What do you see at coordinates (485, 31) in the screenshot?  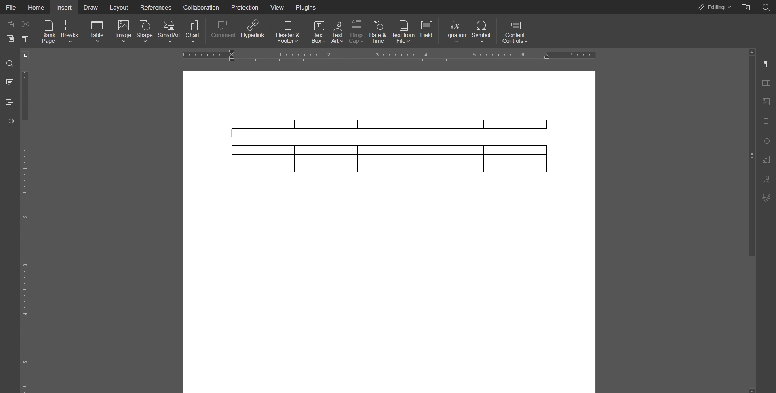 I see `Symbol` at bounding box center [485, 31].